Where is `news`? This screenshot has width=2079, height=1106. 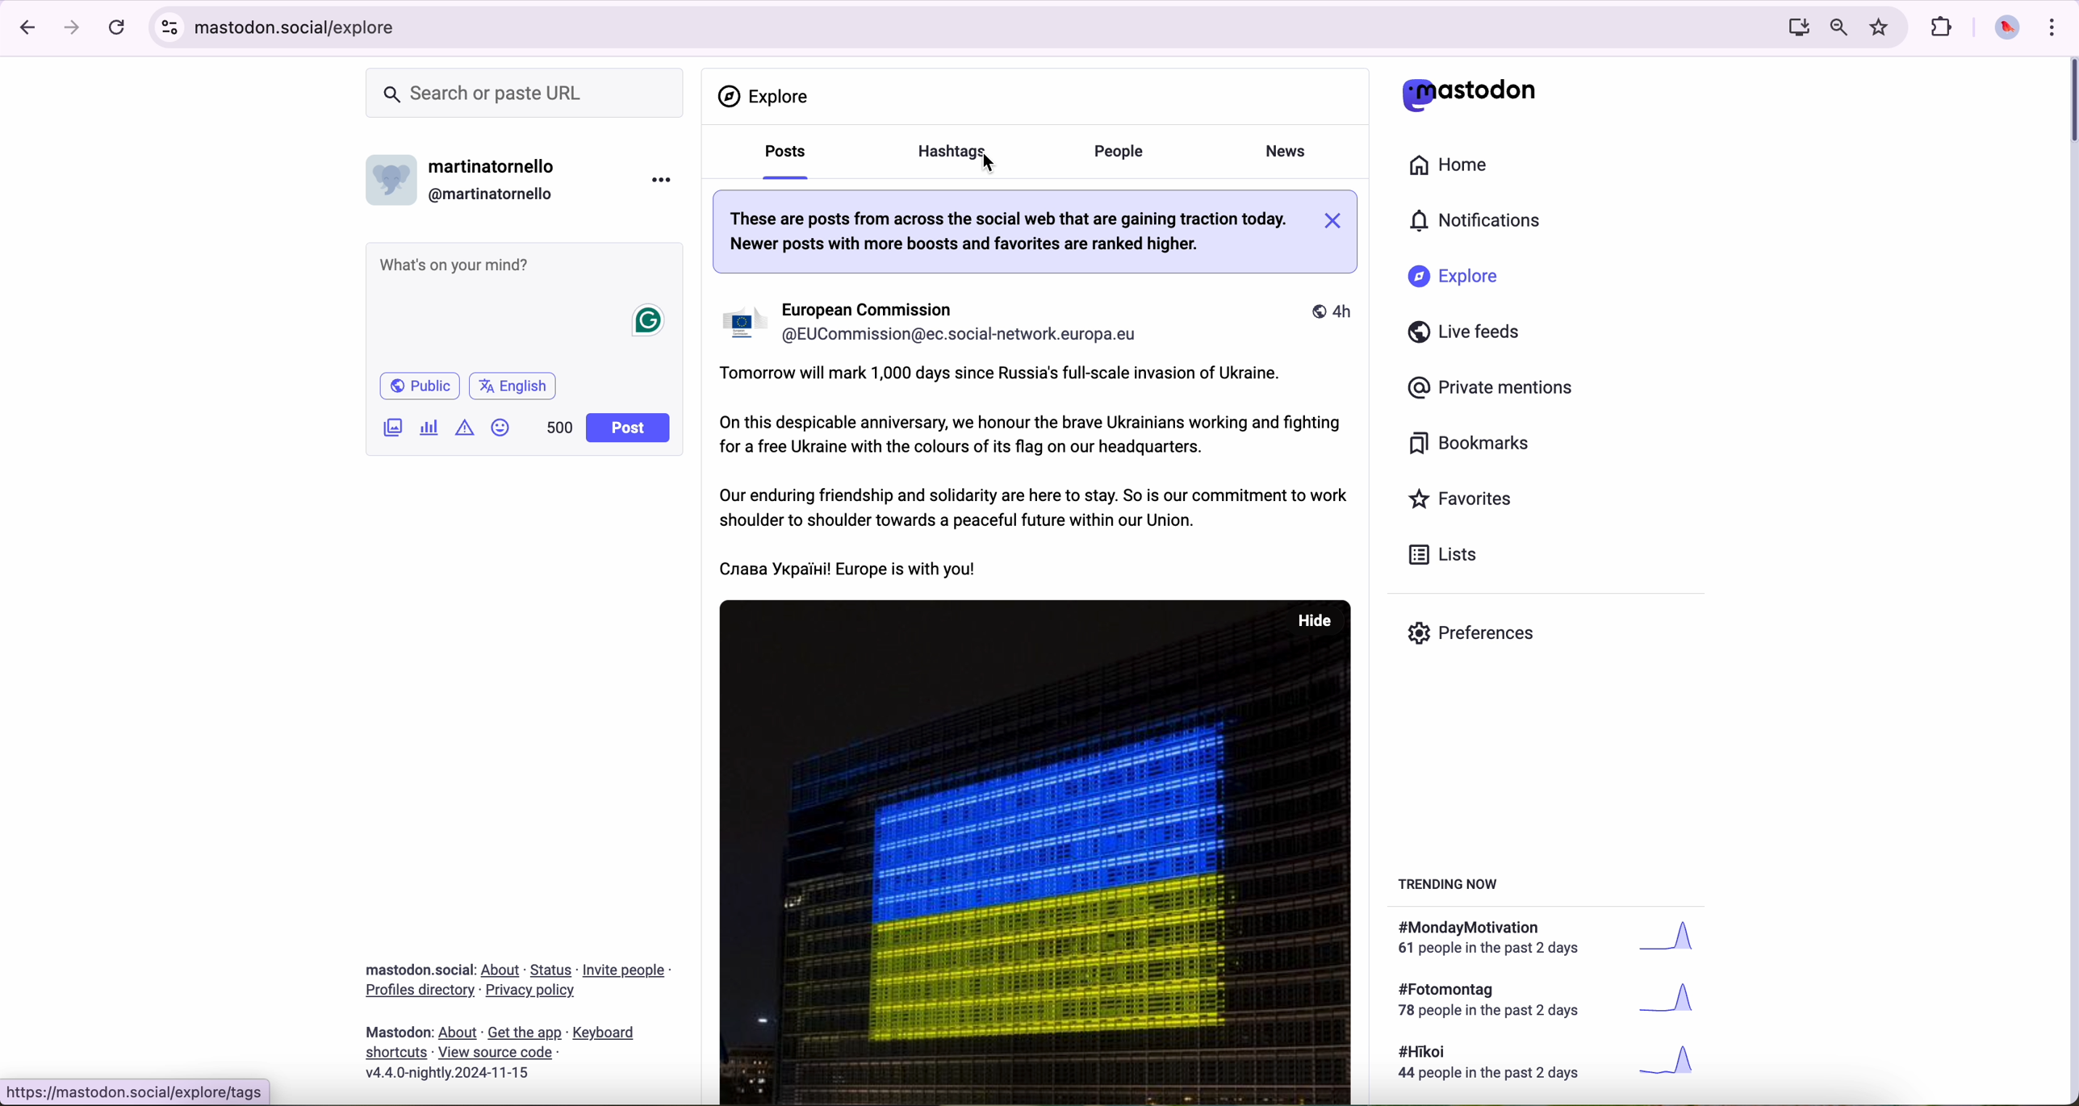 news is located at coordinates (1284, 153).